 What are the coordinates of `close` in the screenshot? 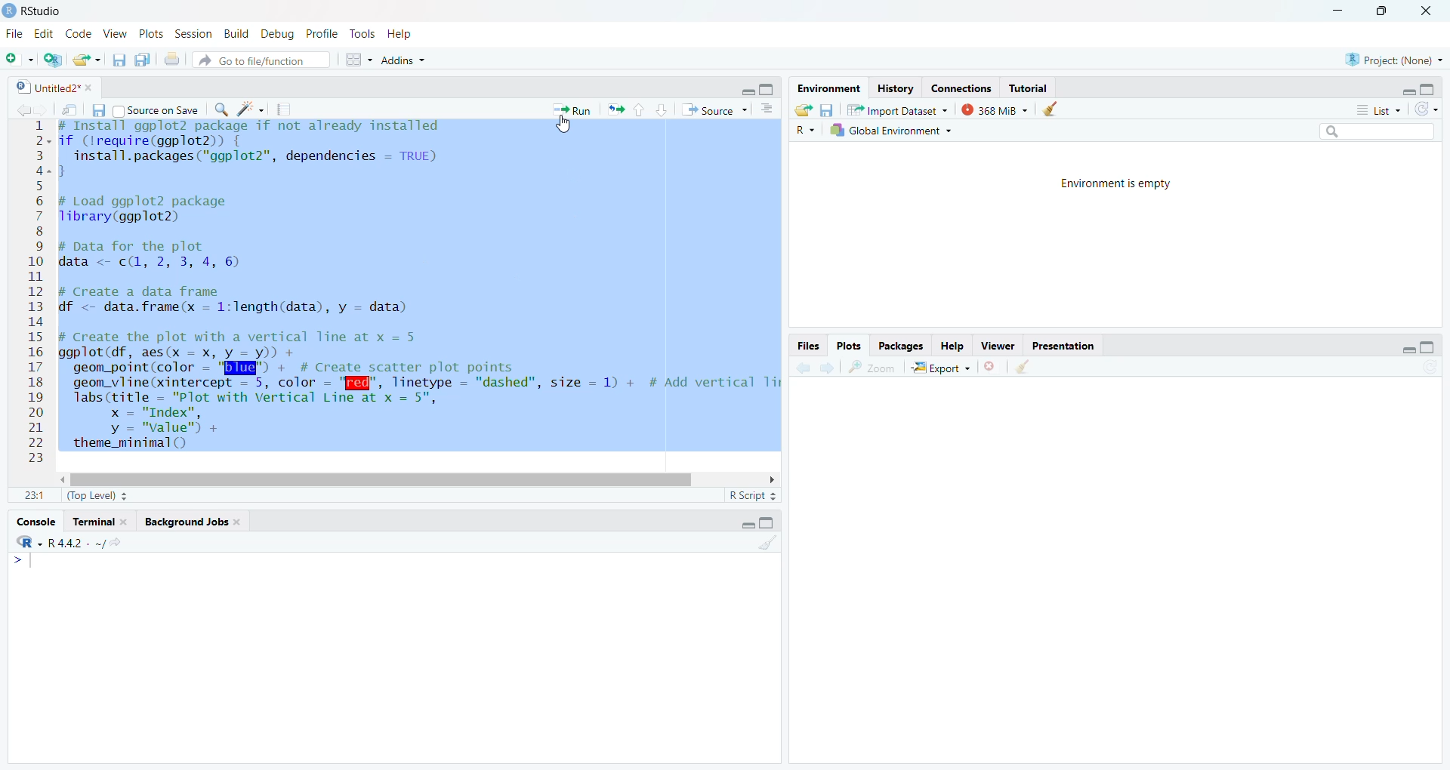 It's located at (1431, 12).